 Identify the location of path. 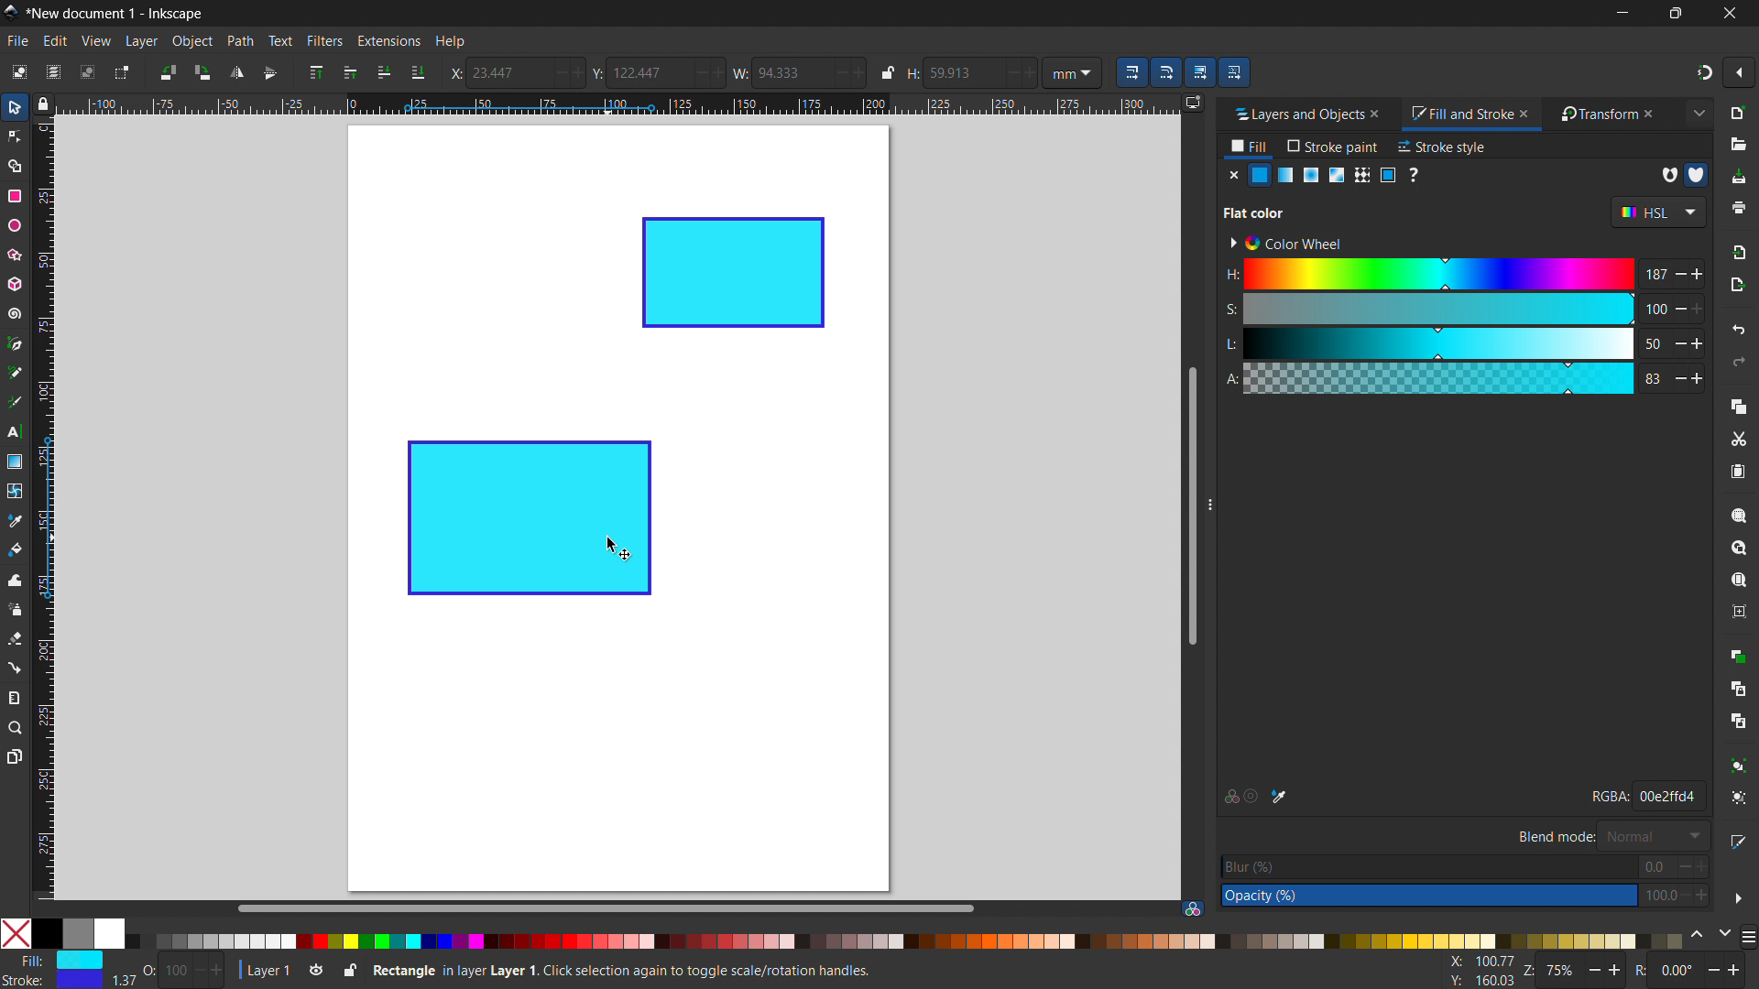
(240, 41).